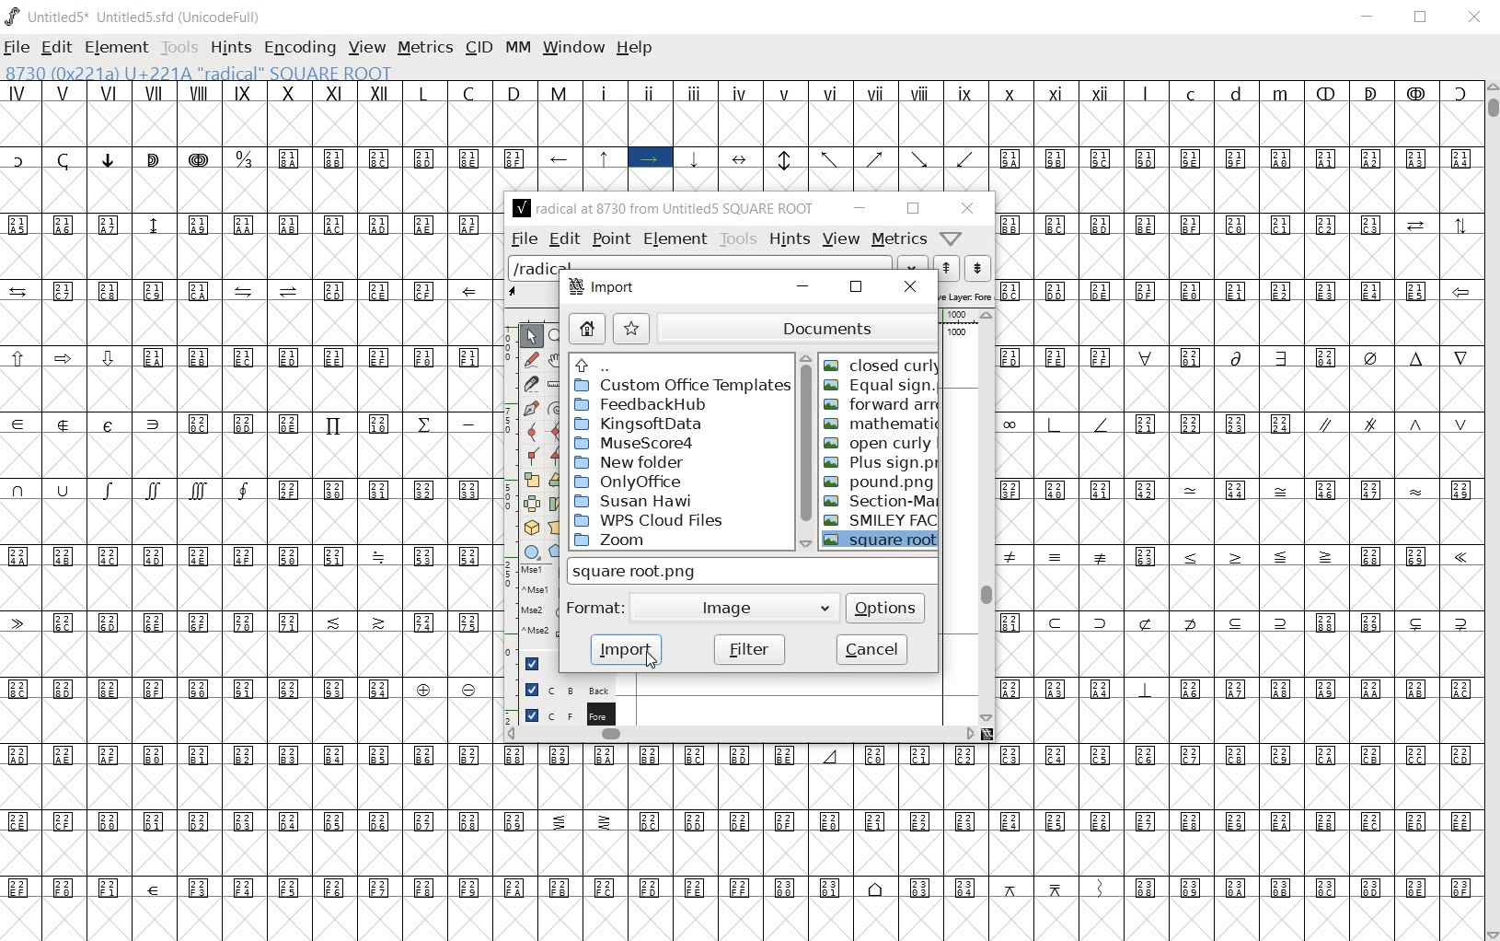 The image size is (1500, 941). What do you see at coordinates (682, 385) in the screenshot?
I see `Custom Office Templates` at bounding box center [682, 385].